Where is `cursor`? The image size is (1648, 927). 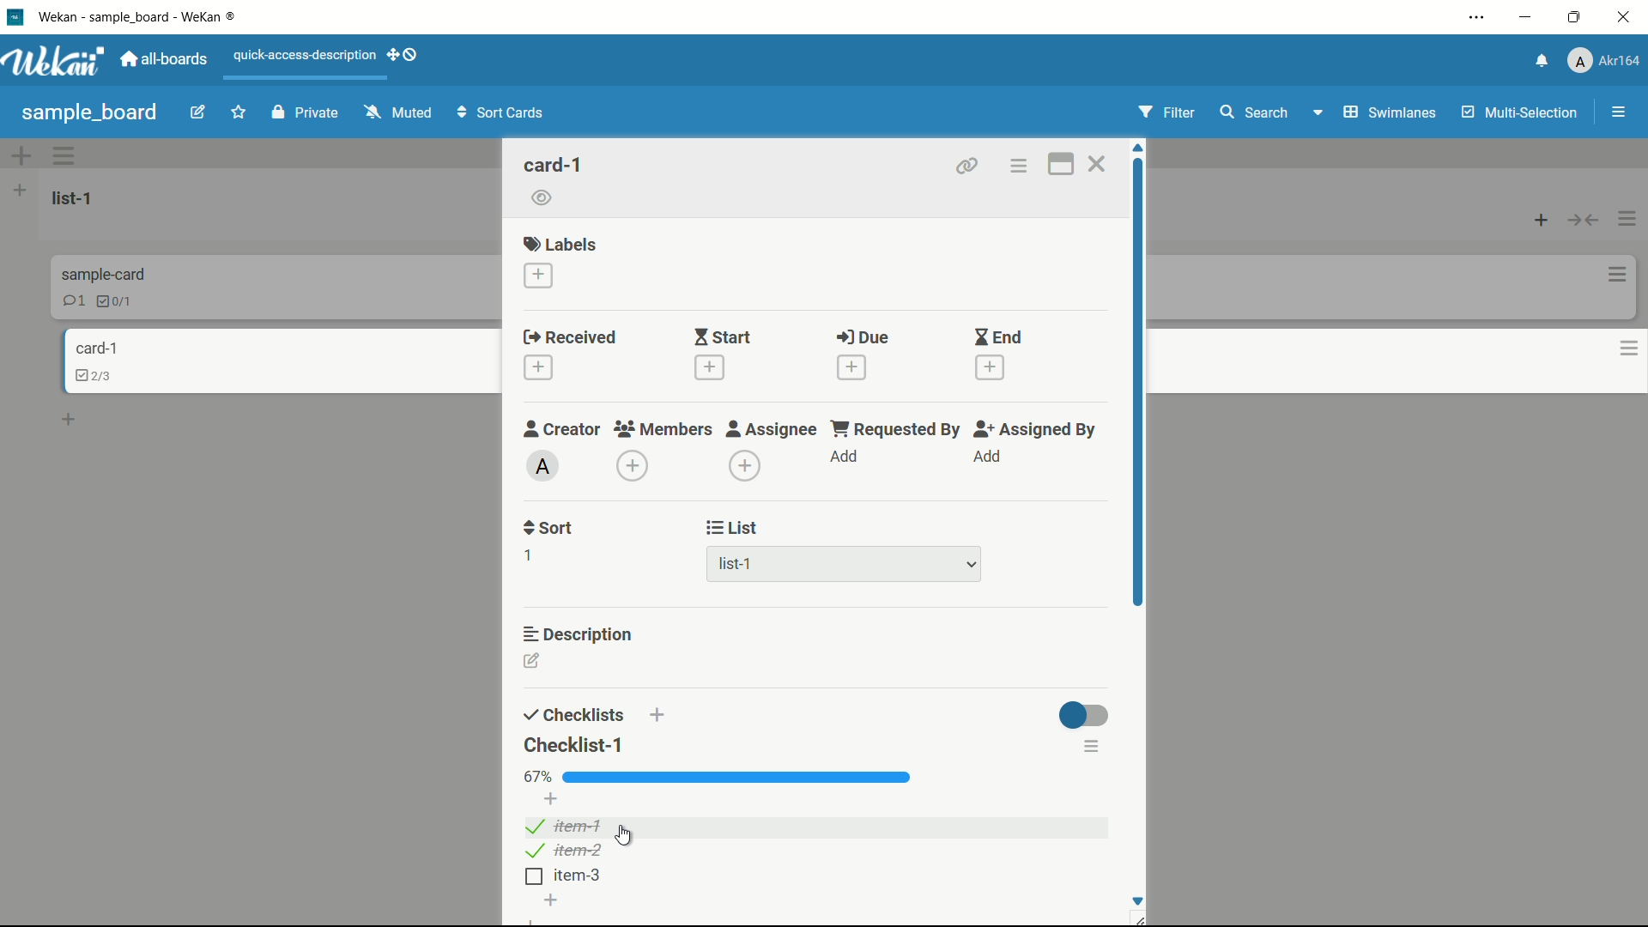 cursor is located at coordinates (624, 836).